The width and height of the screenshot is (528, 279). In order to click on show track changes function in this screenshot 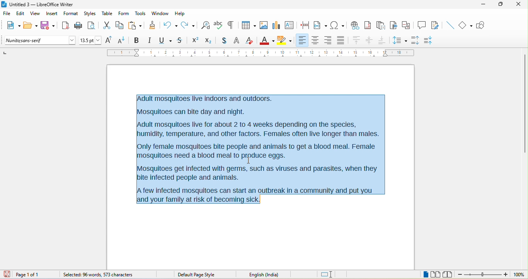, I will do `click(436, 25)`.